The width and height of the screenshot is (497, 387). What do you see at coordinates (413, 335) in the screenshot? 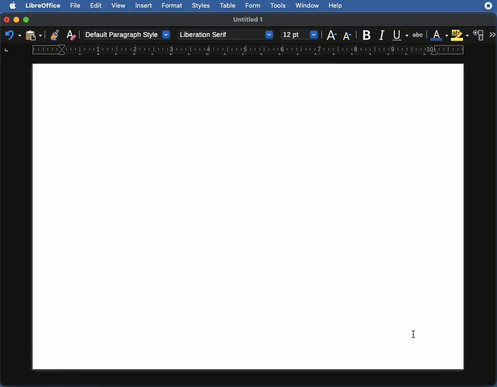
I see `cursor` at bounding box center [413, 335].